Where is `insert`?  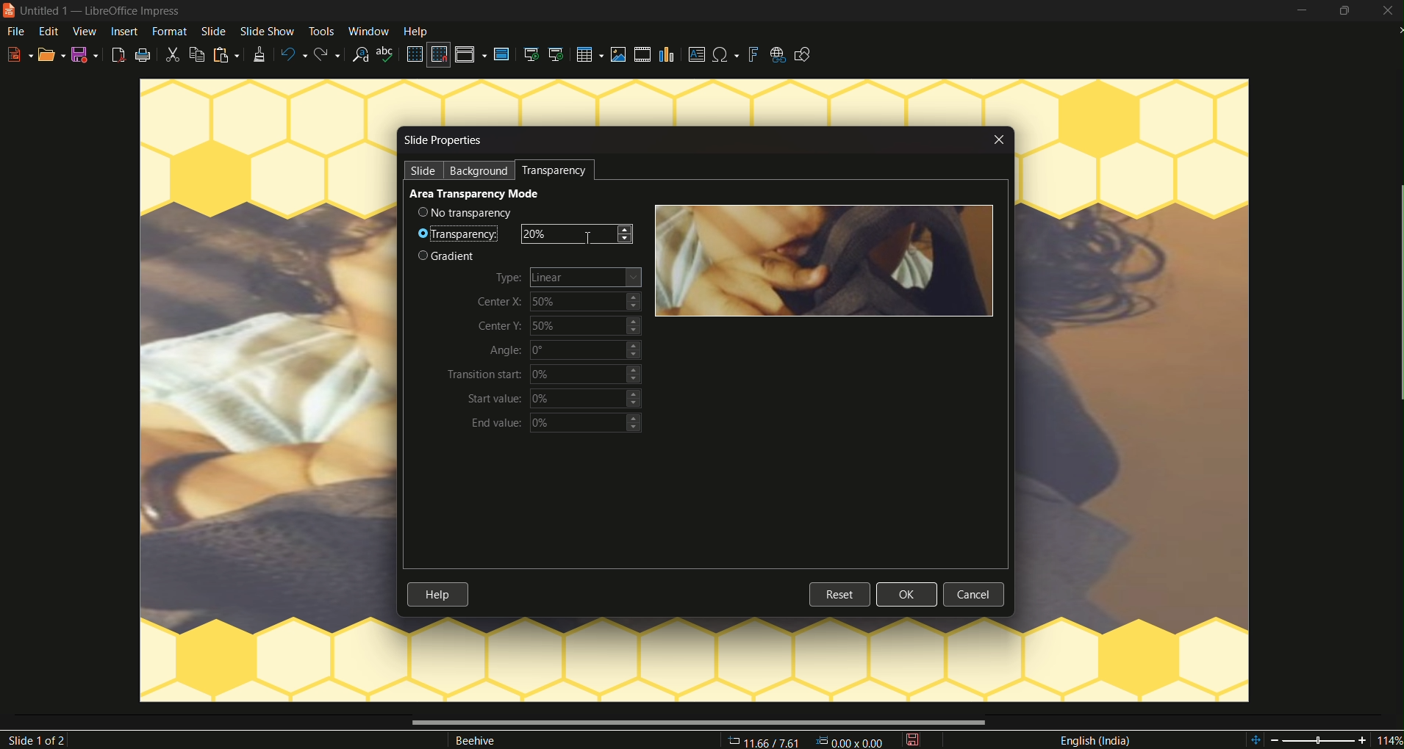
insert is located at coordinates (123, 31).